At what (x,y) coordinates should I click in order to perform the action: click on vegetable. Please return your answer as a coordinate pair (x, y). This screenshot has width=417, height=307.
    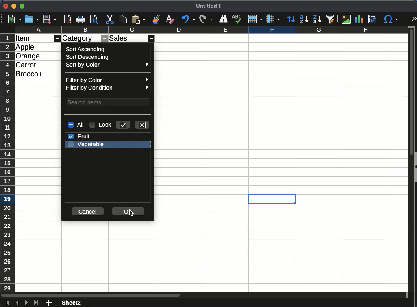
    Looking at the image, I should click on (90, 144).